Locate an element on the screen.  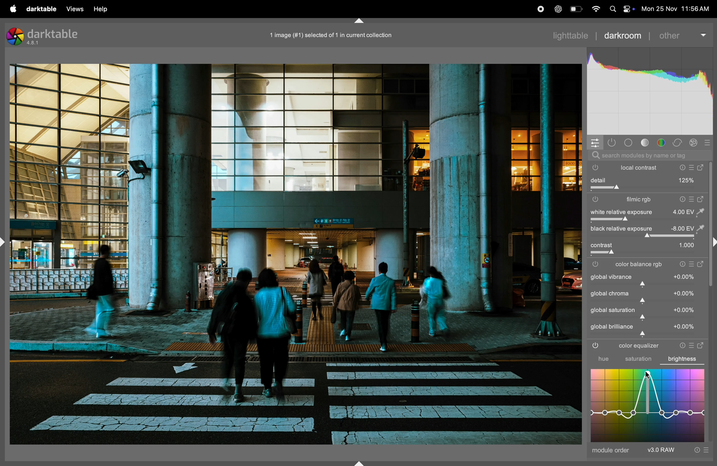
reset parameters is located at coordinates (680, 345).